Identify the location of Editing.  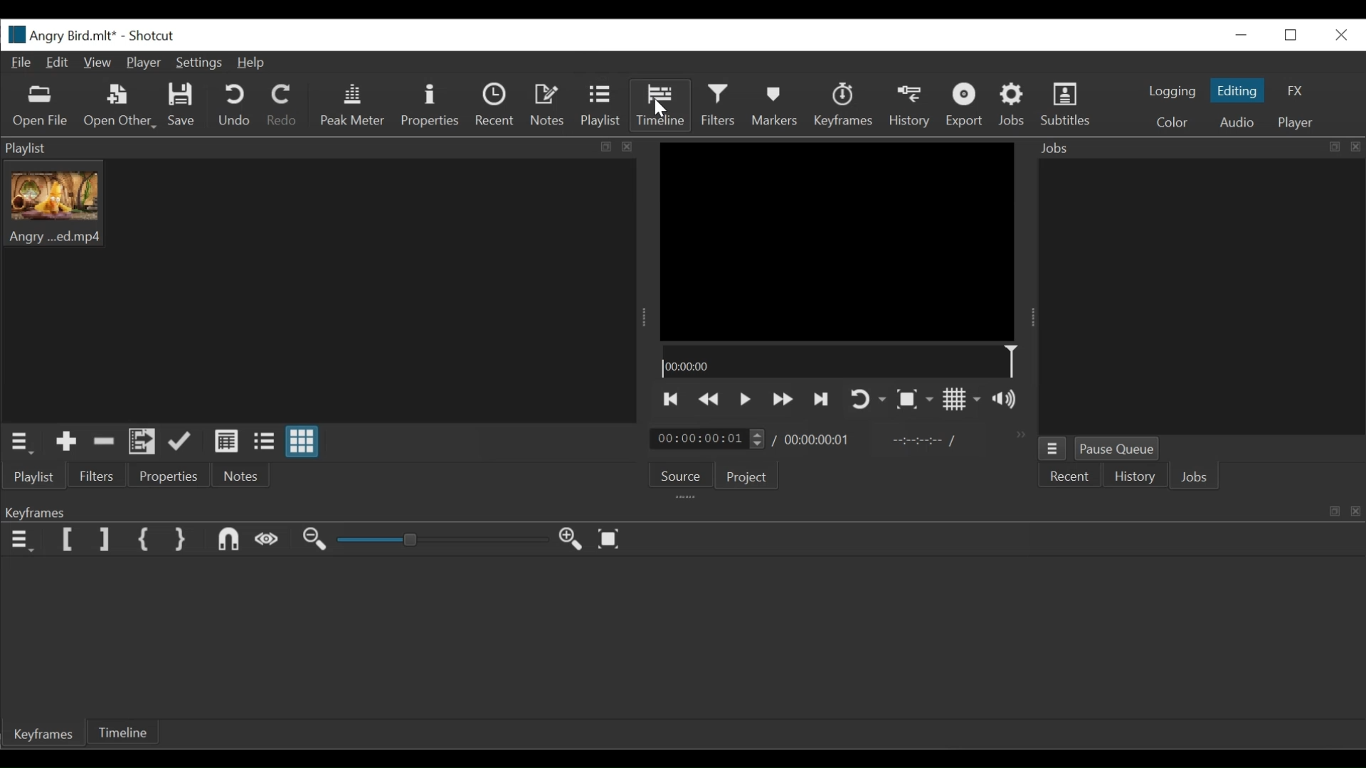
(1237, 90).